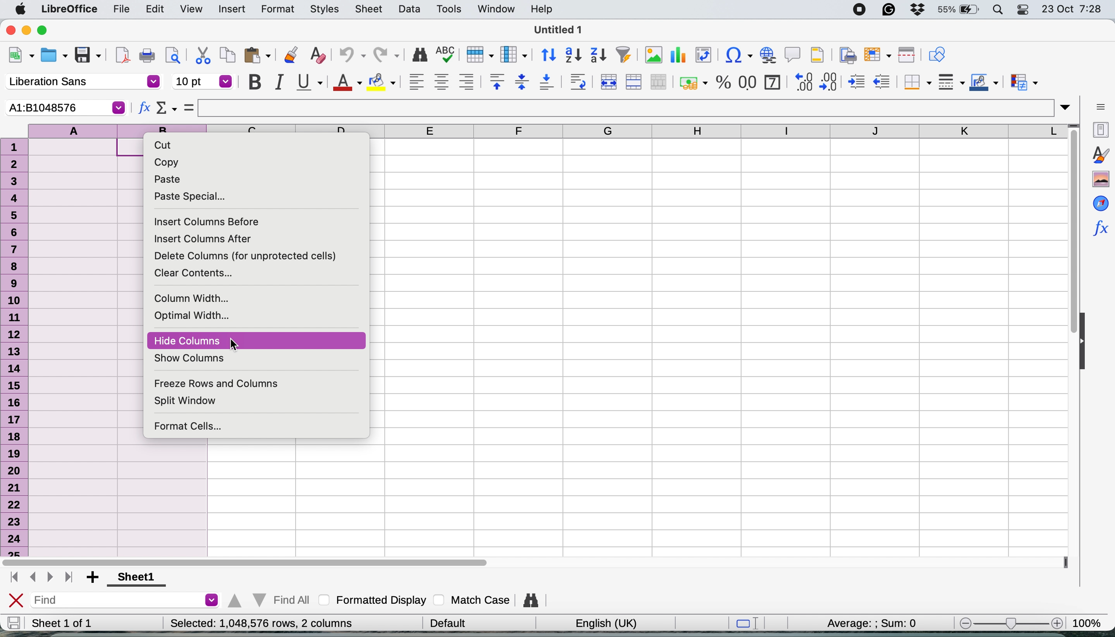  What do you see at coordinates (692, 81) in the screenshot?
I see `format as currency` at bounding box center [692, 81].